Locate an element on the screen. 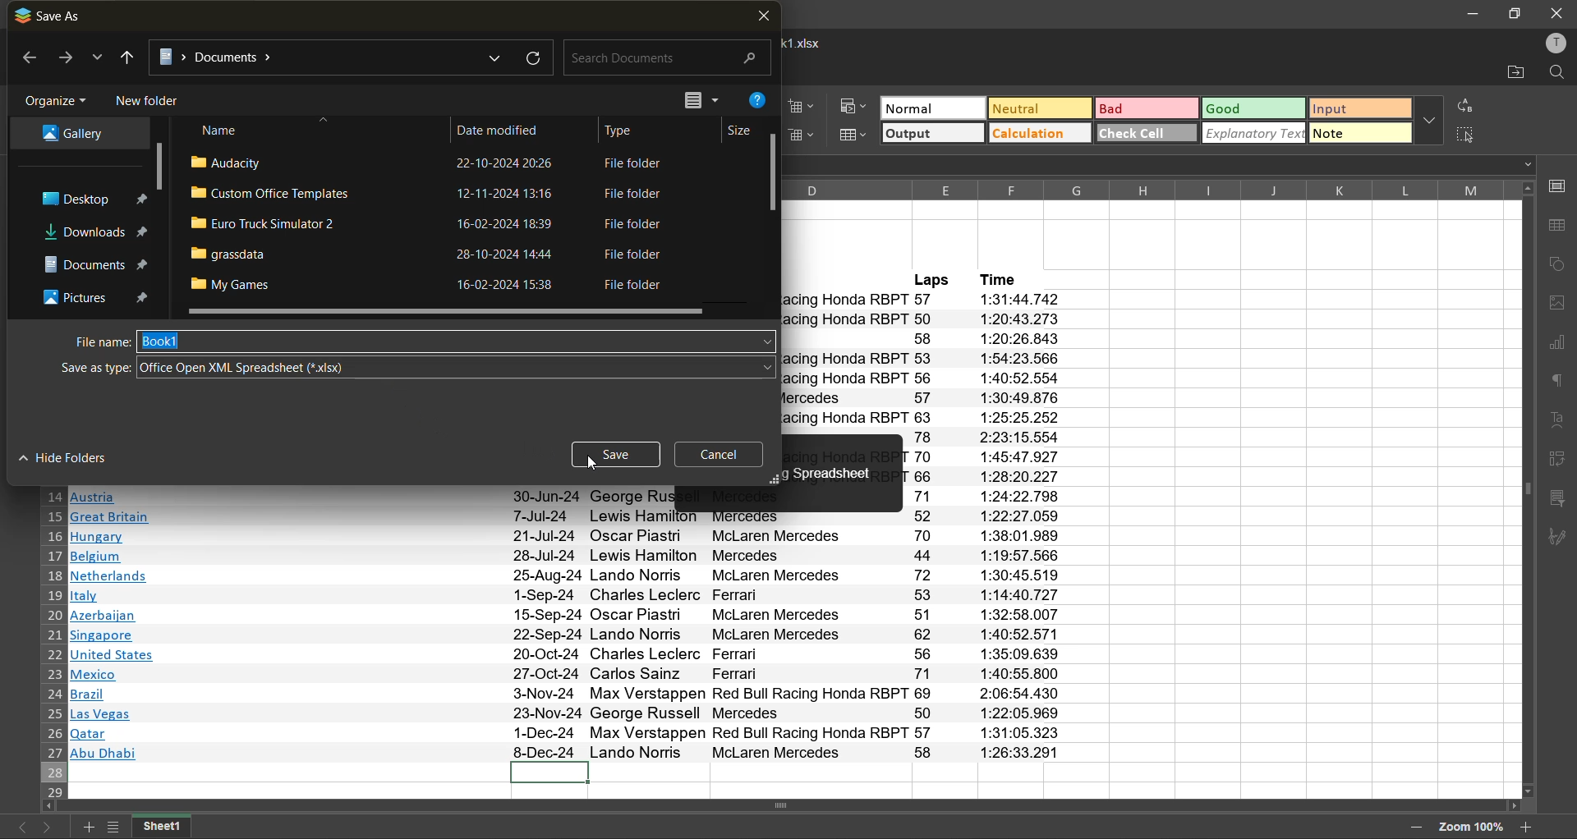  INetherlands 25-Aug-24 Lando Norris McLaren Mercedes 72 1:30:45.519 is located at coordinates (568, 575).